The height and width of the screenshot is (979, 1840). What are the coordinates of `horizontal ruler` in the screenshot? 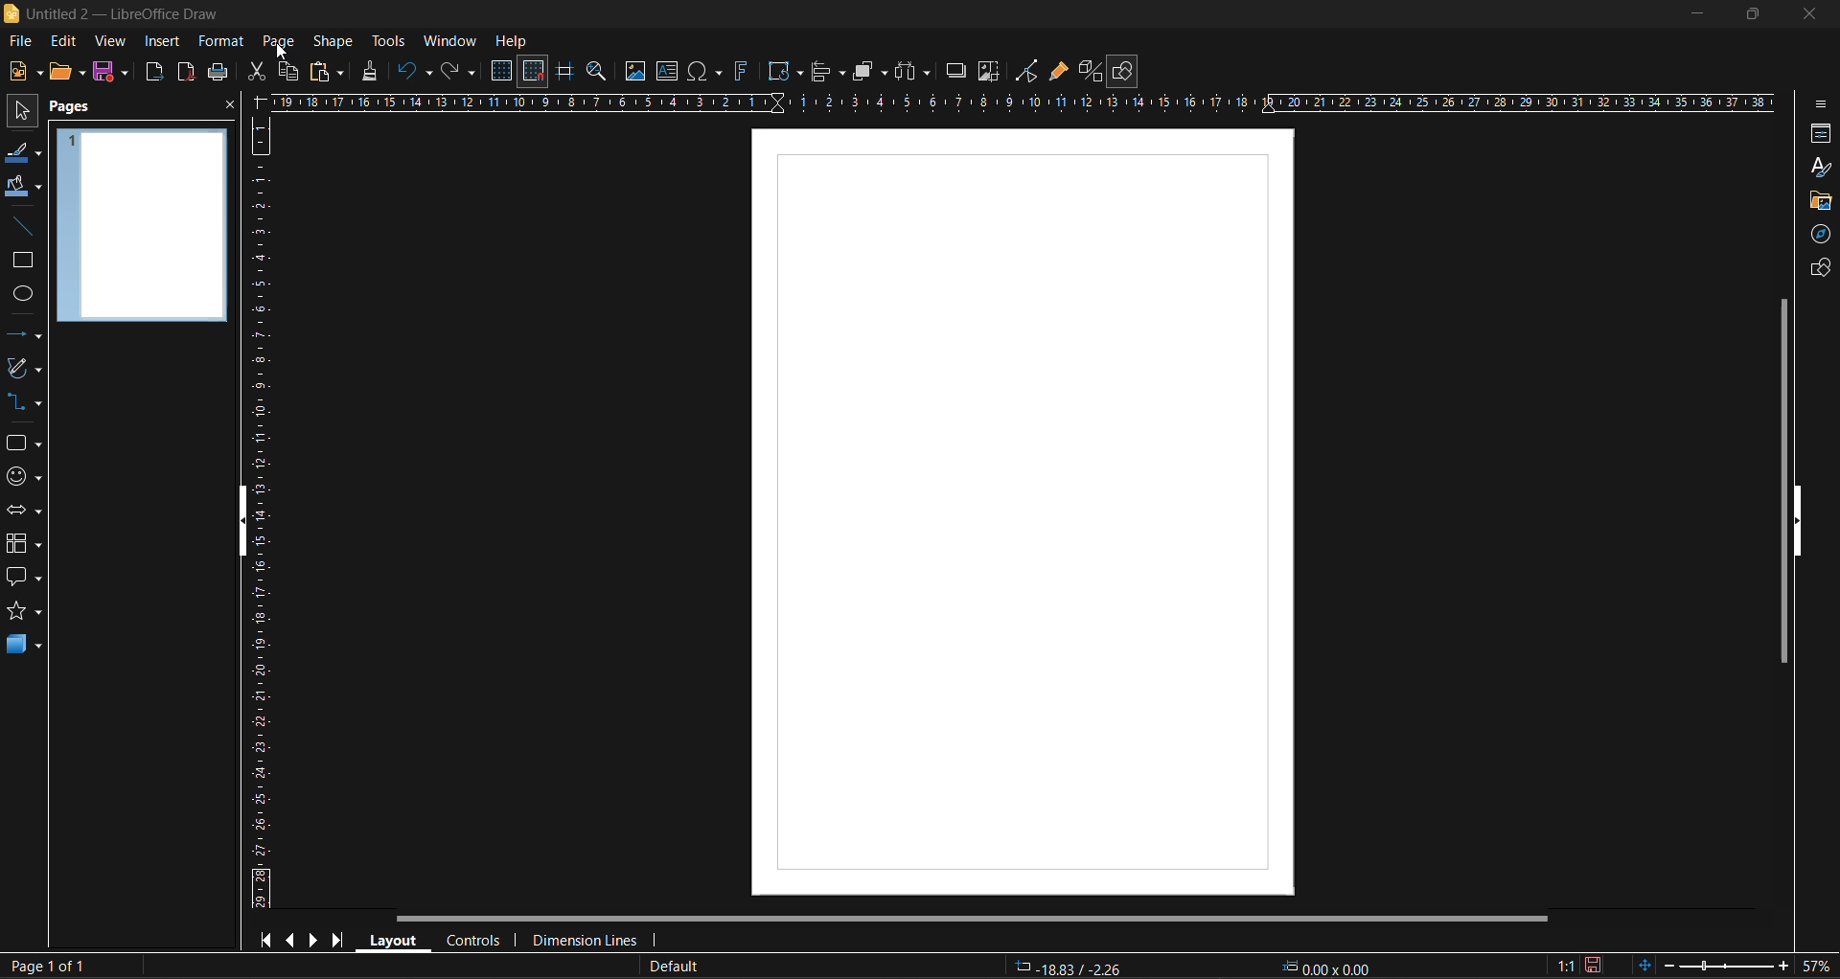 It's located at (1028, 101).